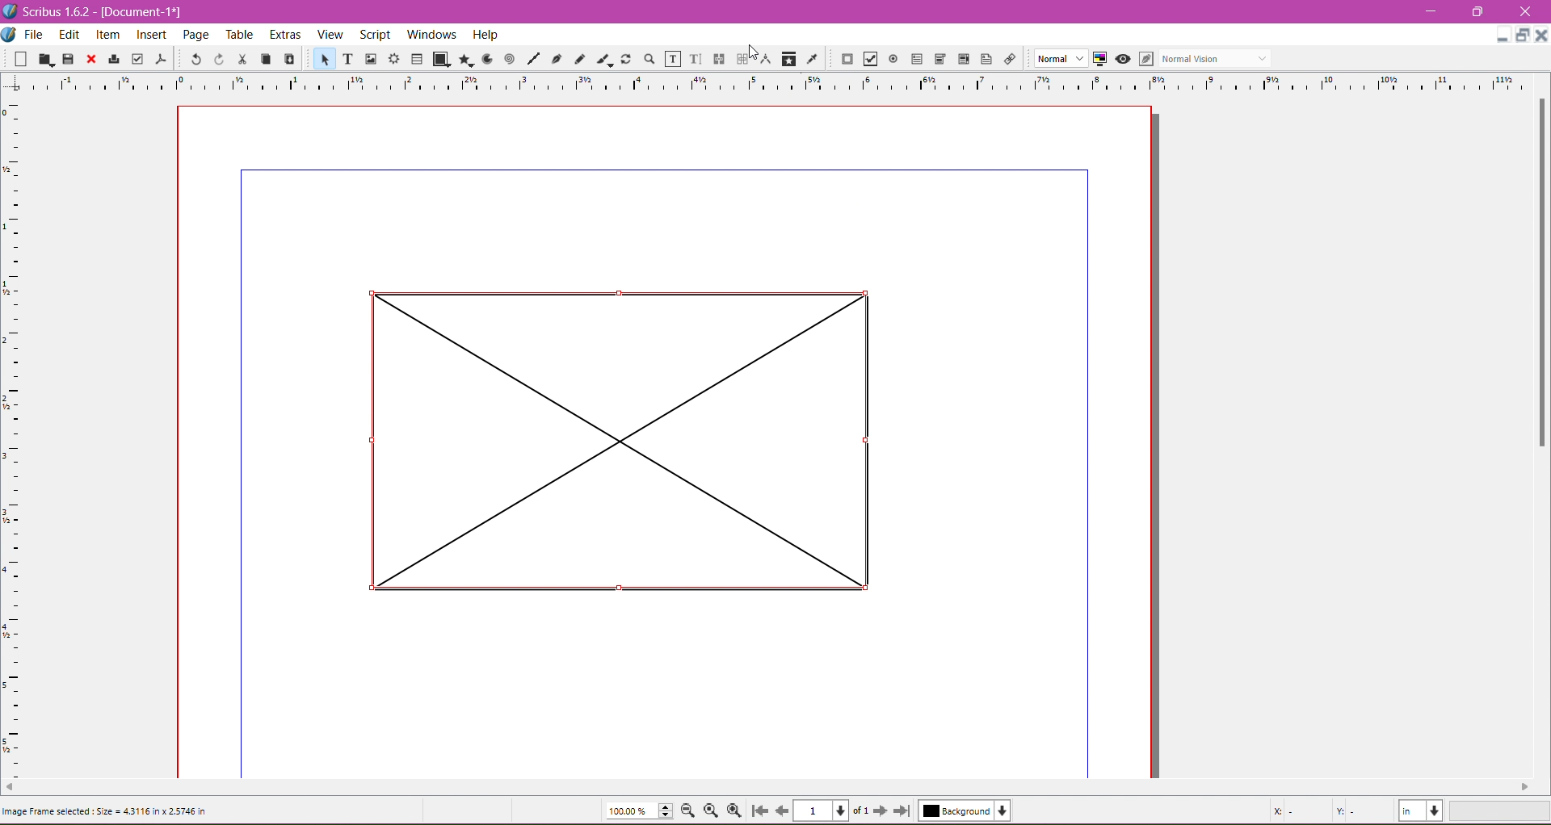 The image size is (1551, 825). I want to click on Minimize Document, so click(1524, 36).